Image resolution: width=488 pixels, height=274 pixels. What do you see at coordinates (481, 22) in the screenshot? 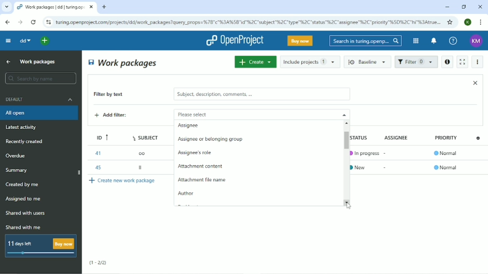
I see `Customize and control google chrome` at bounding box center [481, 22].